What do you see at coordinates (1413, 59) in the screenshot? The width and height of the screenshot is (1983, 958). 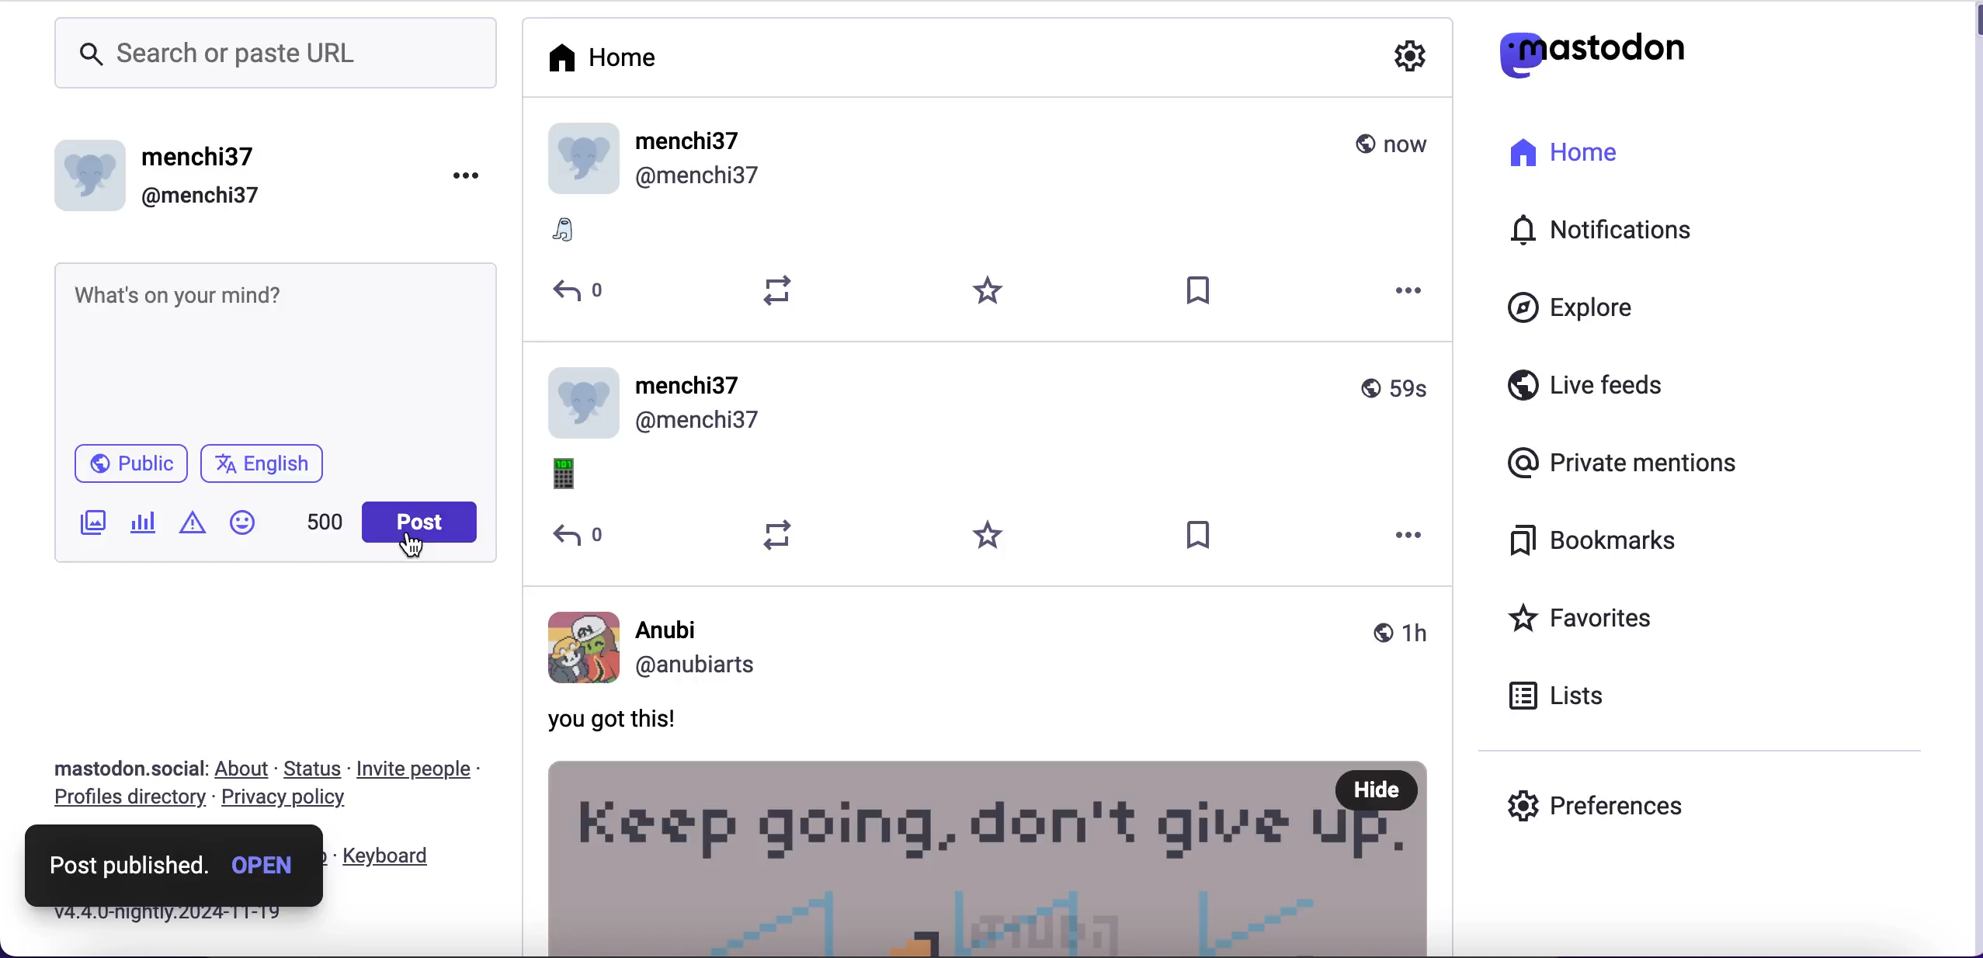 I see `configuration` at bounding box center [1413, 59].